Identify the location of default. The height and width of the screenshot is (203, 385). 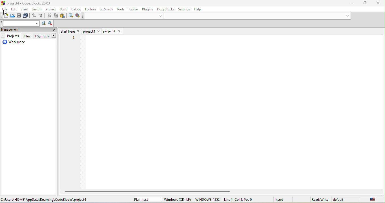
(341, 199).